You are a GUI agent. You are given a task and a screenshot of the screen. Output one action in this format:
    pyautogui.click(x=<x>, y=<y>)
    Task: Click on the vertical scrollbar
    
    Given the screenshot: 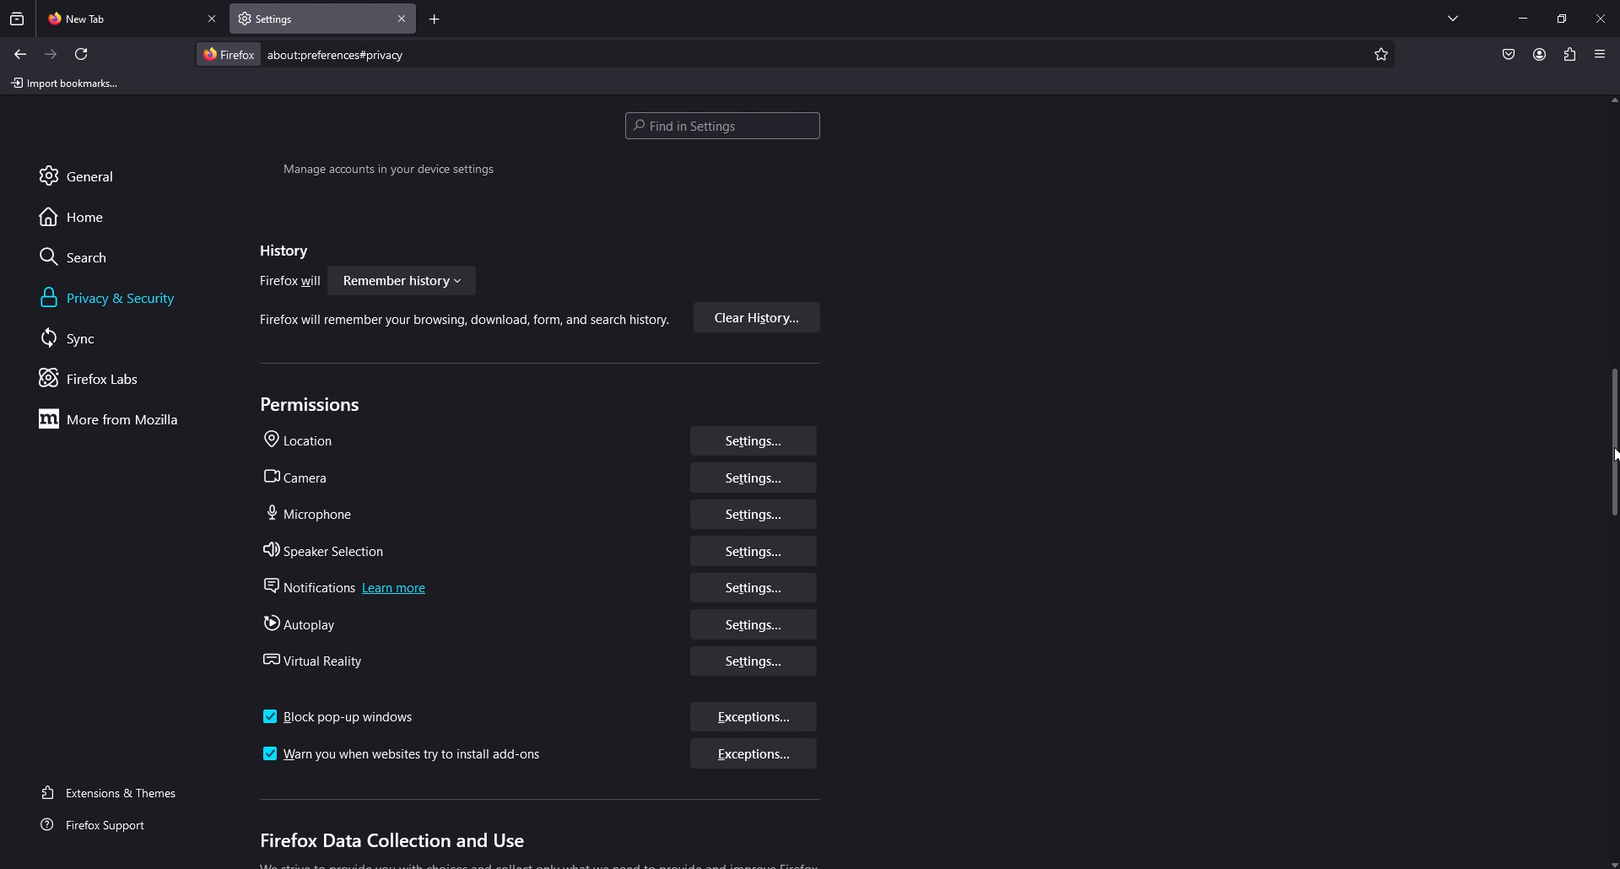 What is the action you would take?
    pyautogui.click(x=1610, y=442)
    